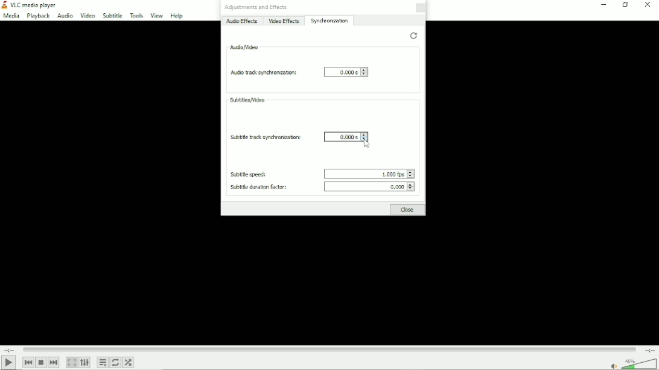 Image resolution: width=659 pixels, height=370 pixels. Describe the element at coordinates (330, 20) in the screenshot. I see `Synchronization` at that location.